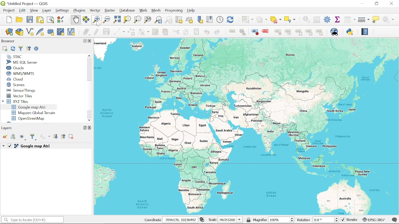 This screenshot has width=399, height=224. Describe the element at coordinates (175, 11) in the screenshot. I see `Processing` at that location.